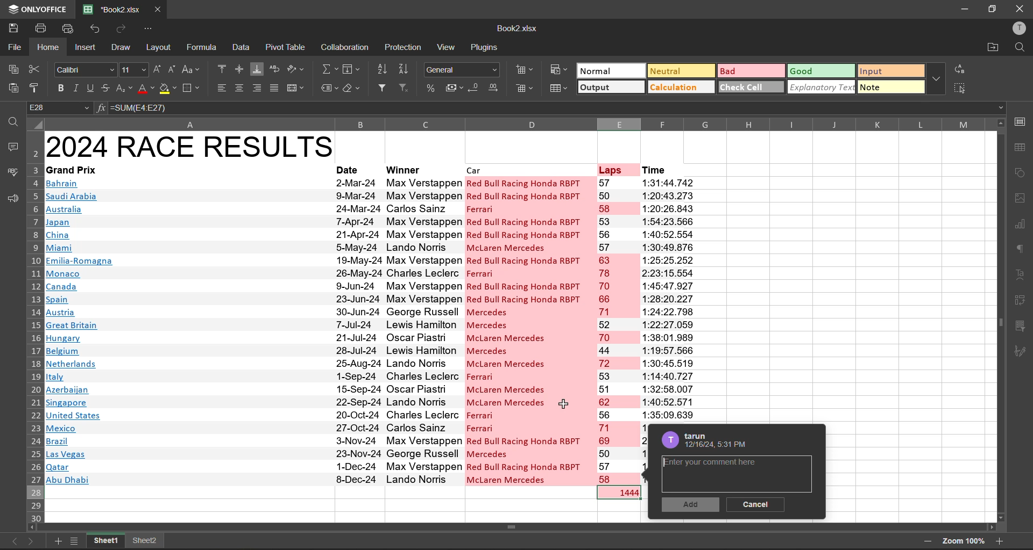  I want to click on customize quick access toolbar, so click(151, 29).